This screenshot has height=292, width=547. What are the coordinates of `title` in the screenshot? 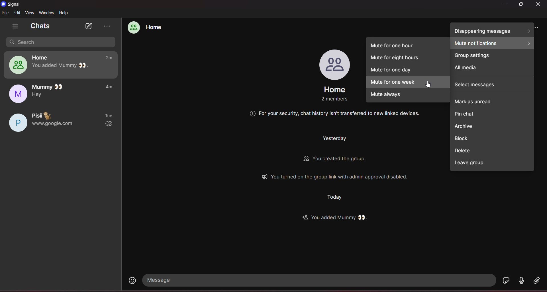 It's located at (16, 4).